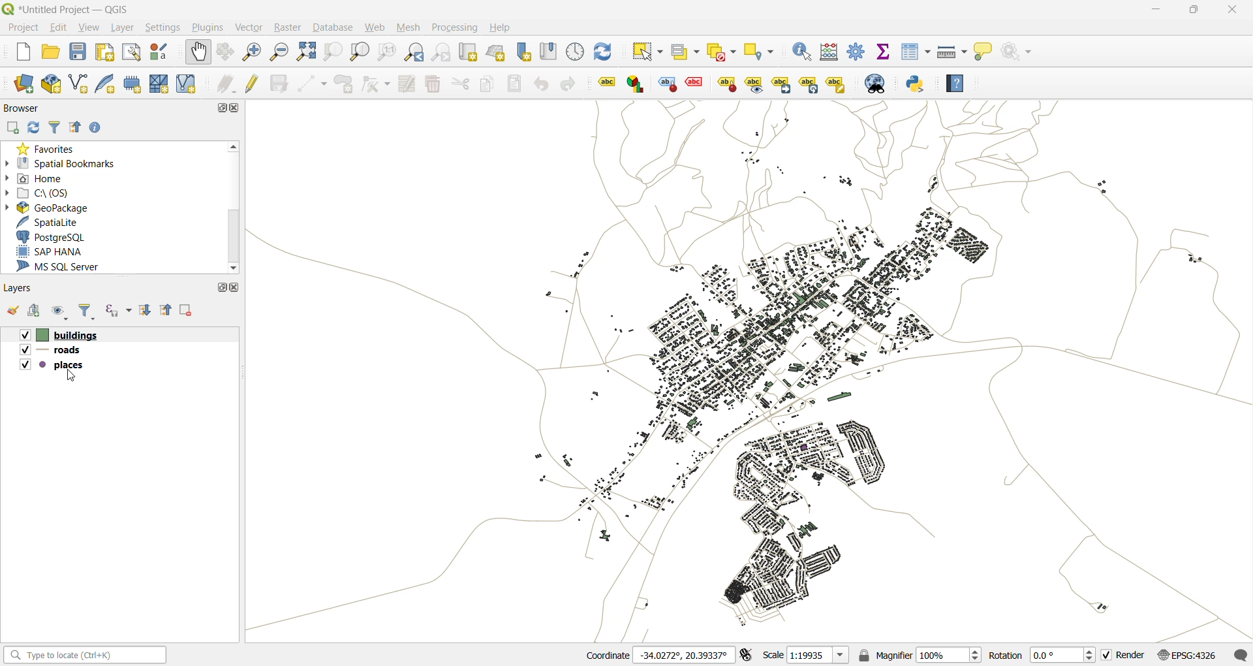 Image resolution: width=1253 pixels, height=666 pixels. I want to click on expand all, so click(147, 311).